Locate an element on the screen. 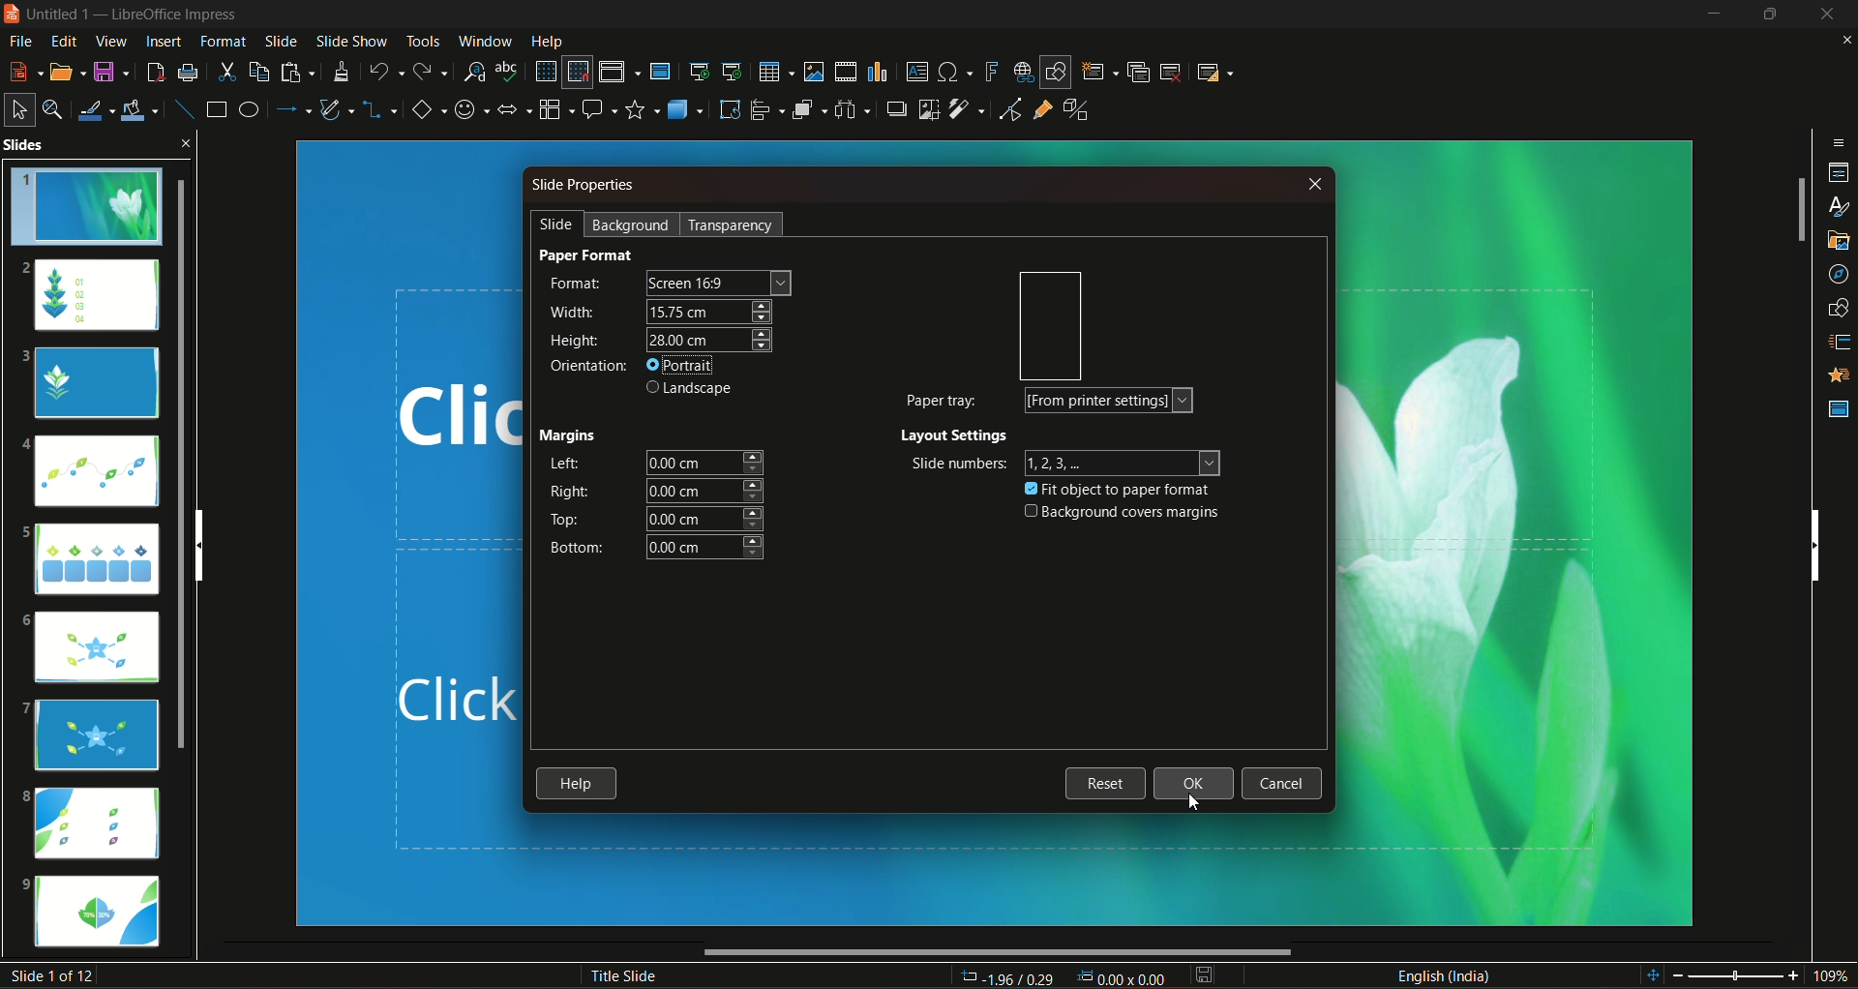 The image size is (1858, 989). slides scroll bar is located at coordinates (189, 462).